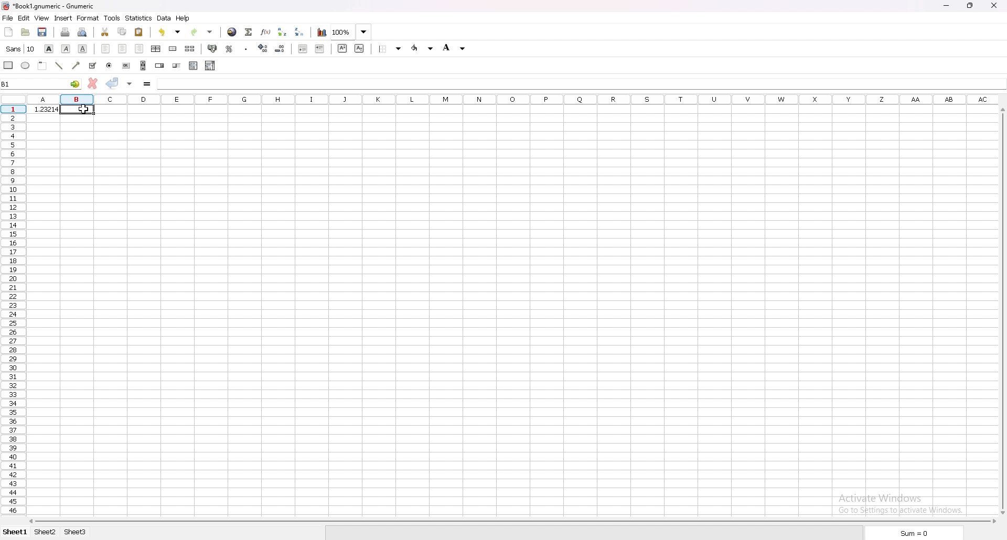  What do you see at coordinates (343, 49) in the screenshot?
I see `superscript` at bounding box center [343, 49].